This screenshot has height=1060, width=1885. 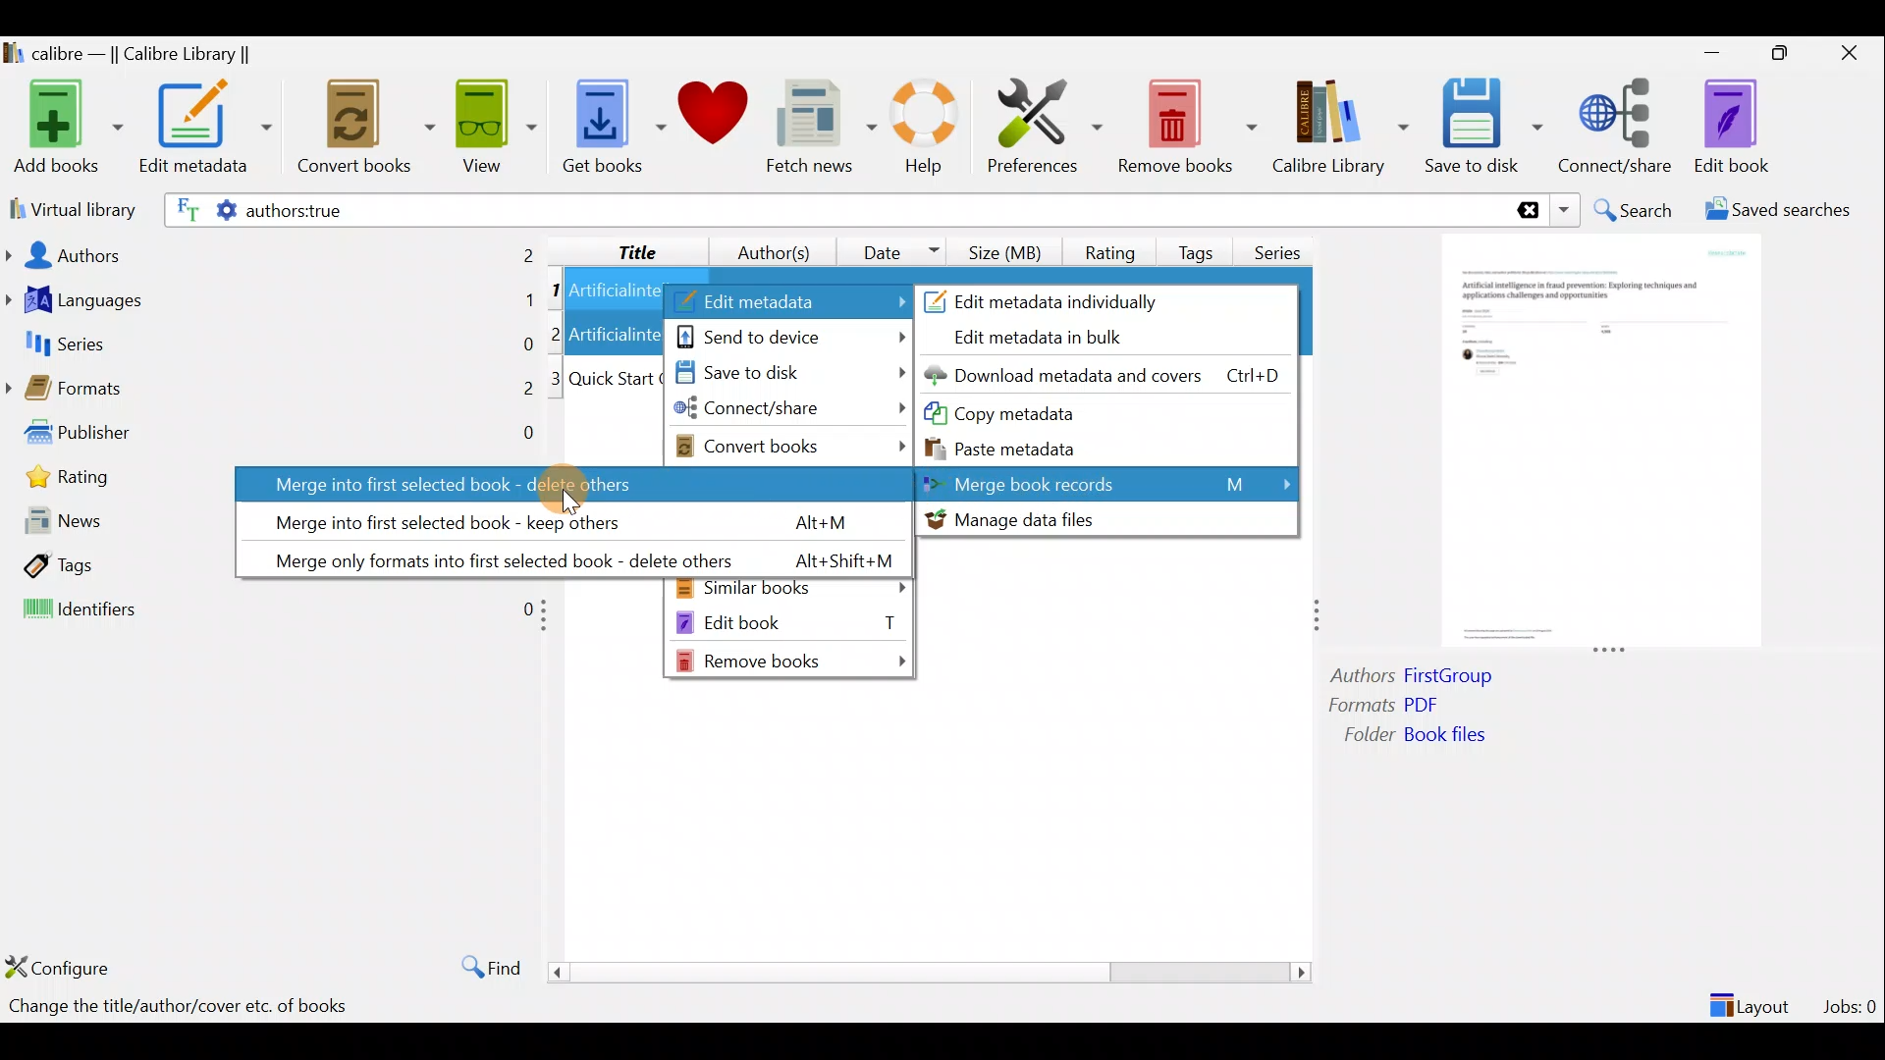 I want to click on Preferences, so click(x=1045, y=125).